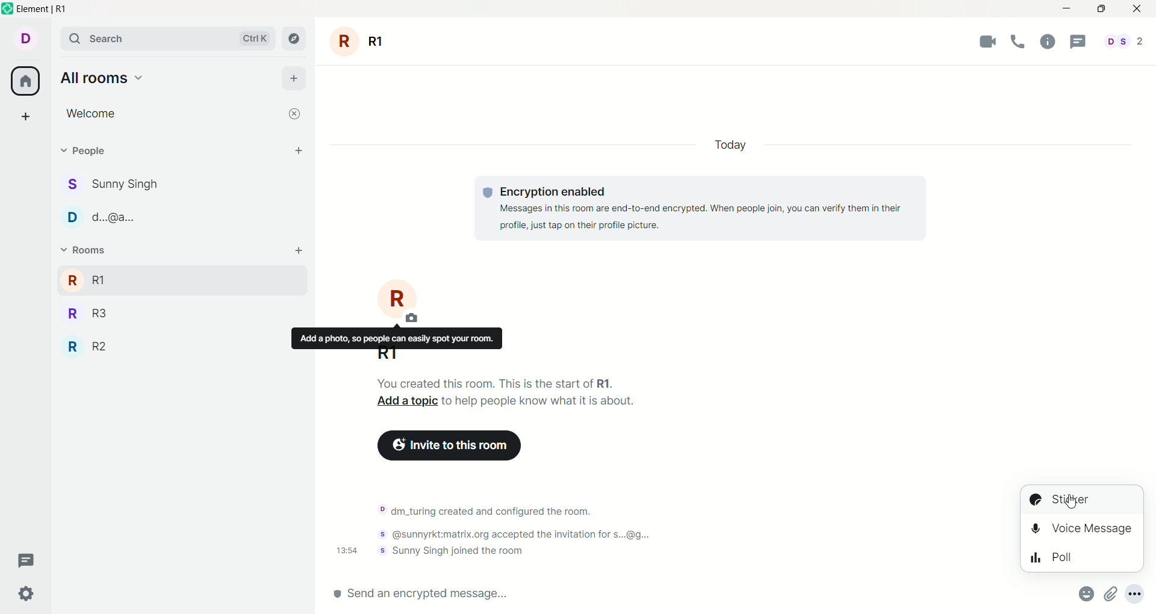 This screenshot has height=614, width=1156. Describe the element at coordinates (347, 550) in the screenshot. I see `Time notification was sent` at that location.